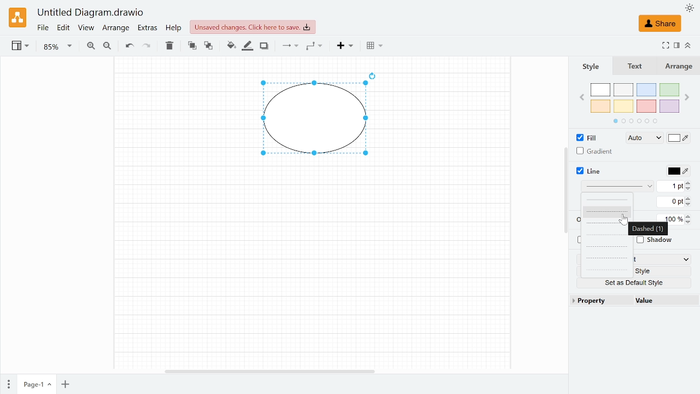 The width and height of the screenshot is (700, 394). What do you see at coordinates (564, 191) in the screenshot?
I see `scroll bar` at bounding box center [564, 191].